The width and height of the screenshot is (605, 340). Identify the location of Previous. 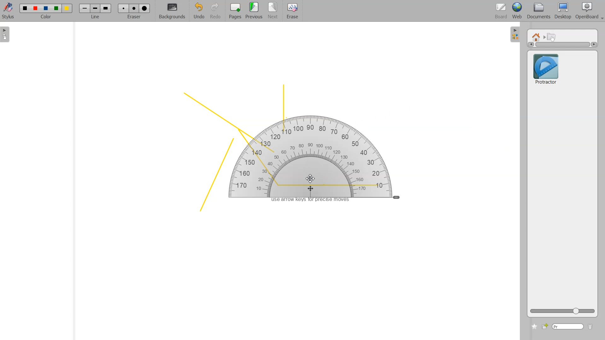
(255, 11).